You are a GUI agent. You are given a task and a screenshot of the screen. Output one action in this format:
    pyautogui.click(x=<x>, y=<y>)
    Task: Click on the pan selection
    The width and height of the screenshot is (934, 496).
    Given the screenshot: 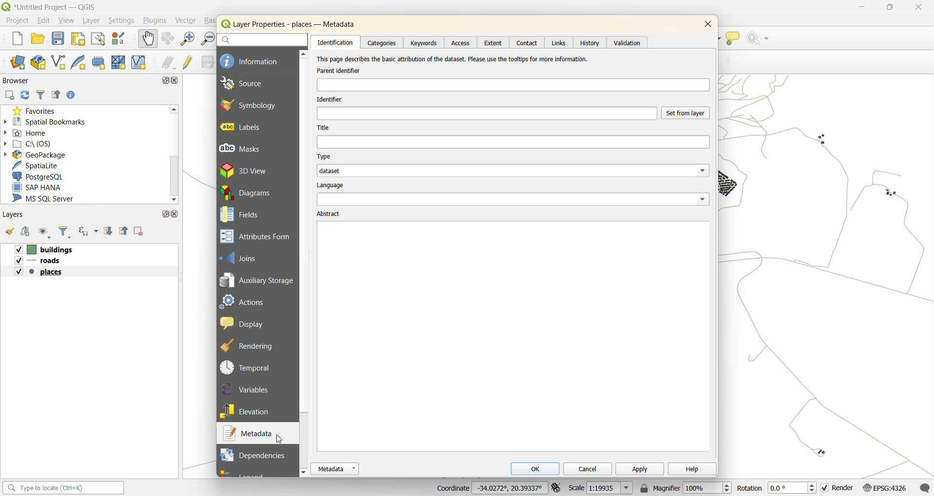 What is the action you would take?
    pyautogui.click(x=169, y=38)
    